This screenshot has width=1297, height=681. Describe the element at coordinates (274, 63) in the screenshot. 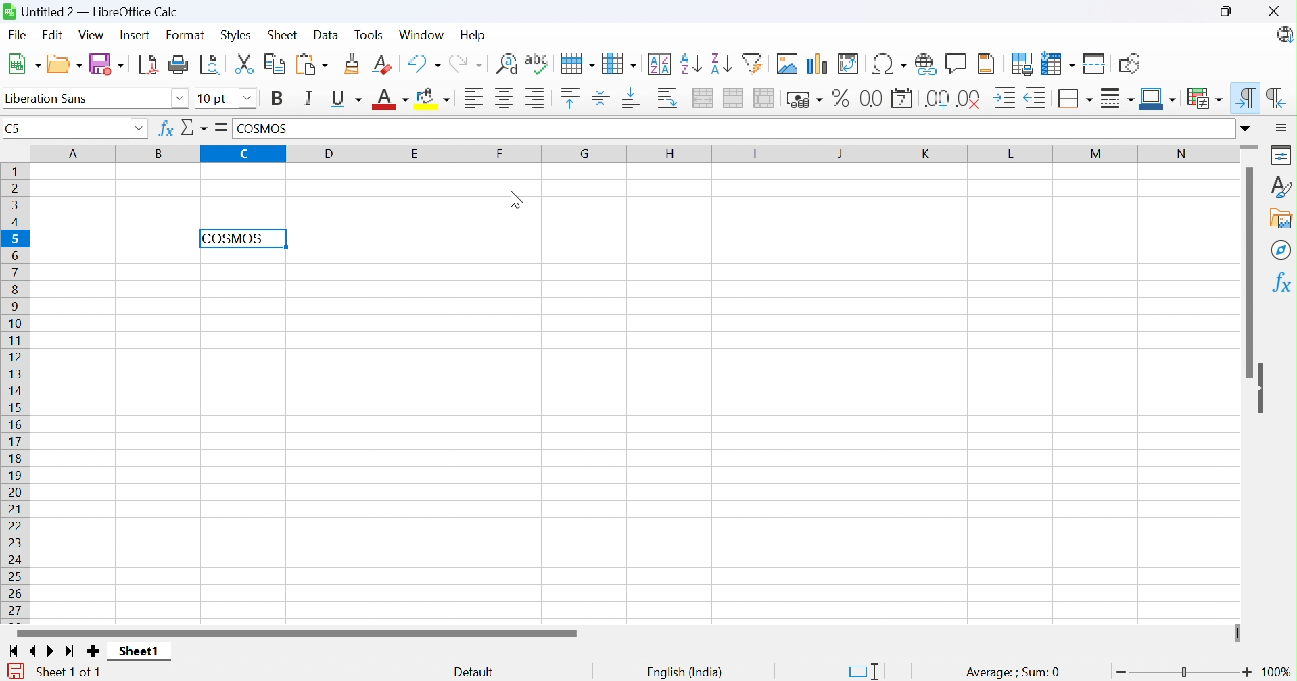

I see `Copy` at that location.